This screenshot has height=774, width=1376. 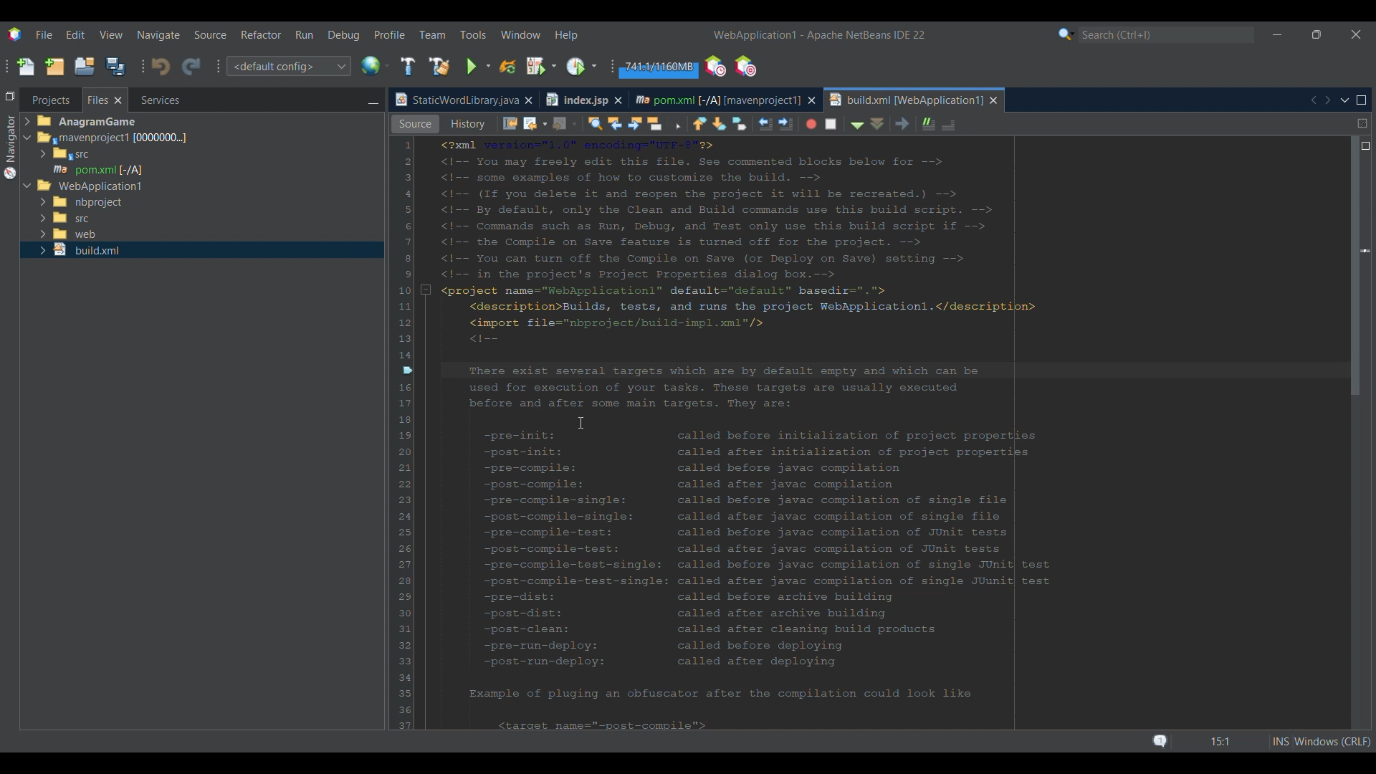 What do you see at coordinates (565, 36) in the screenshot?
I see `Help menu` at bounding box center [565, 36].